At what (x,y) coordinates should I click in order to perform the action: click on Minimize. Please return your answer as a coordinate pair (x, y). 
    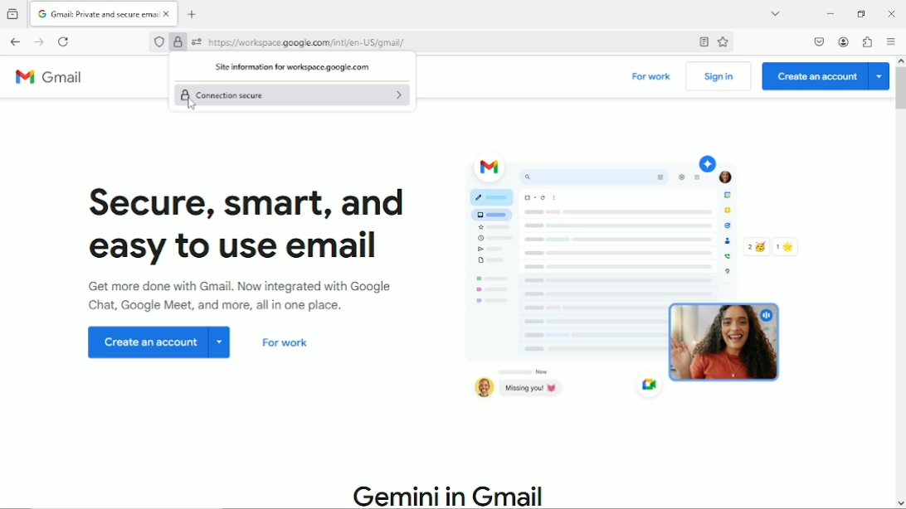
    Looking at the image, I should click on (829, 12).